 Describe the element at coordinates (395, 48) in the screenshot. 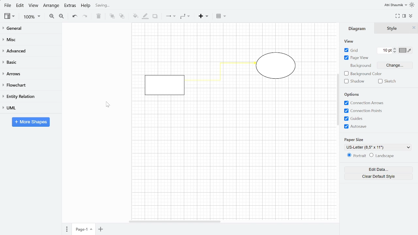

I see `Increase grid pt` at that location.